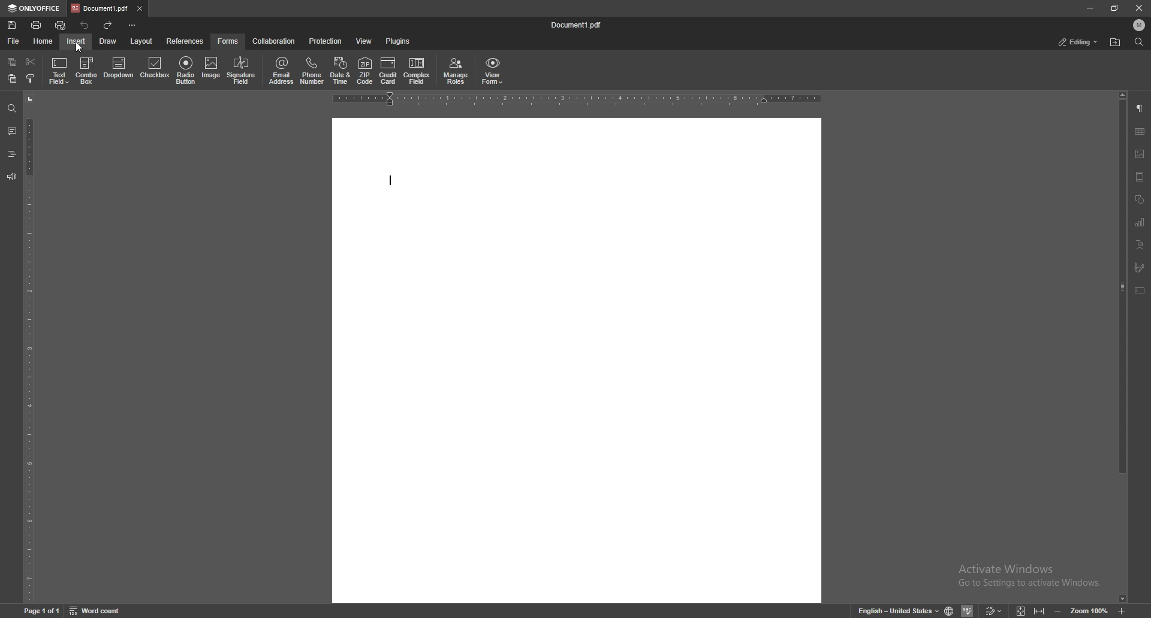 The image size is (1151, 618). I want to click on vertical scale, so click(31, 349).